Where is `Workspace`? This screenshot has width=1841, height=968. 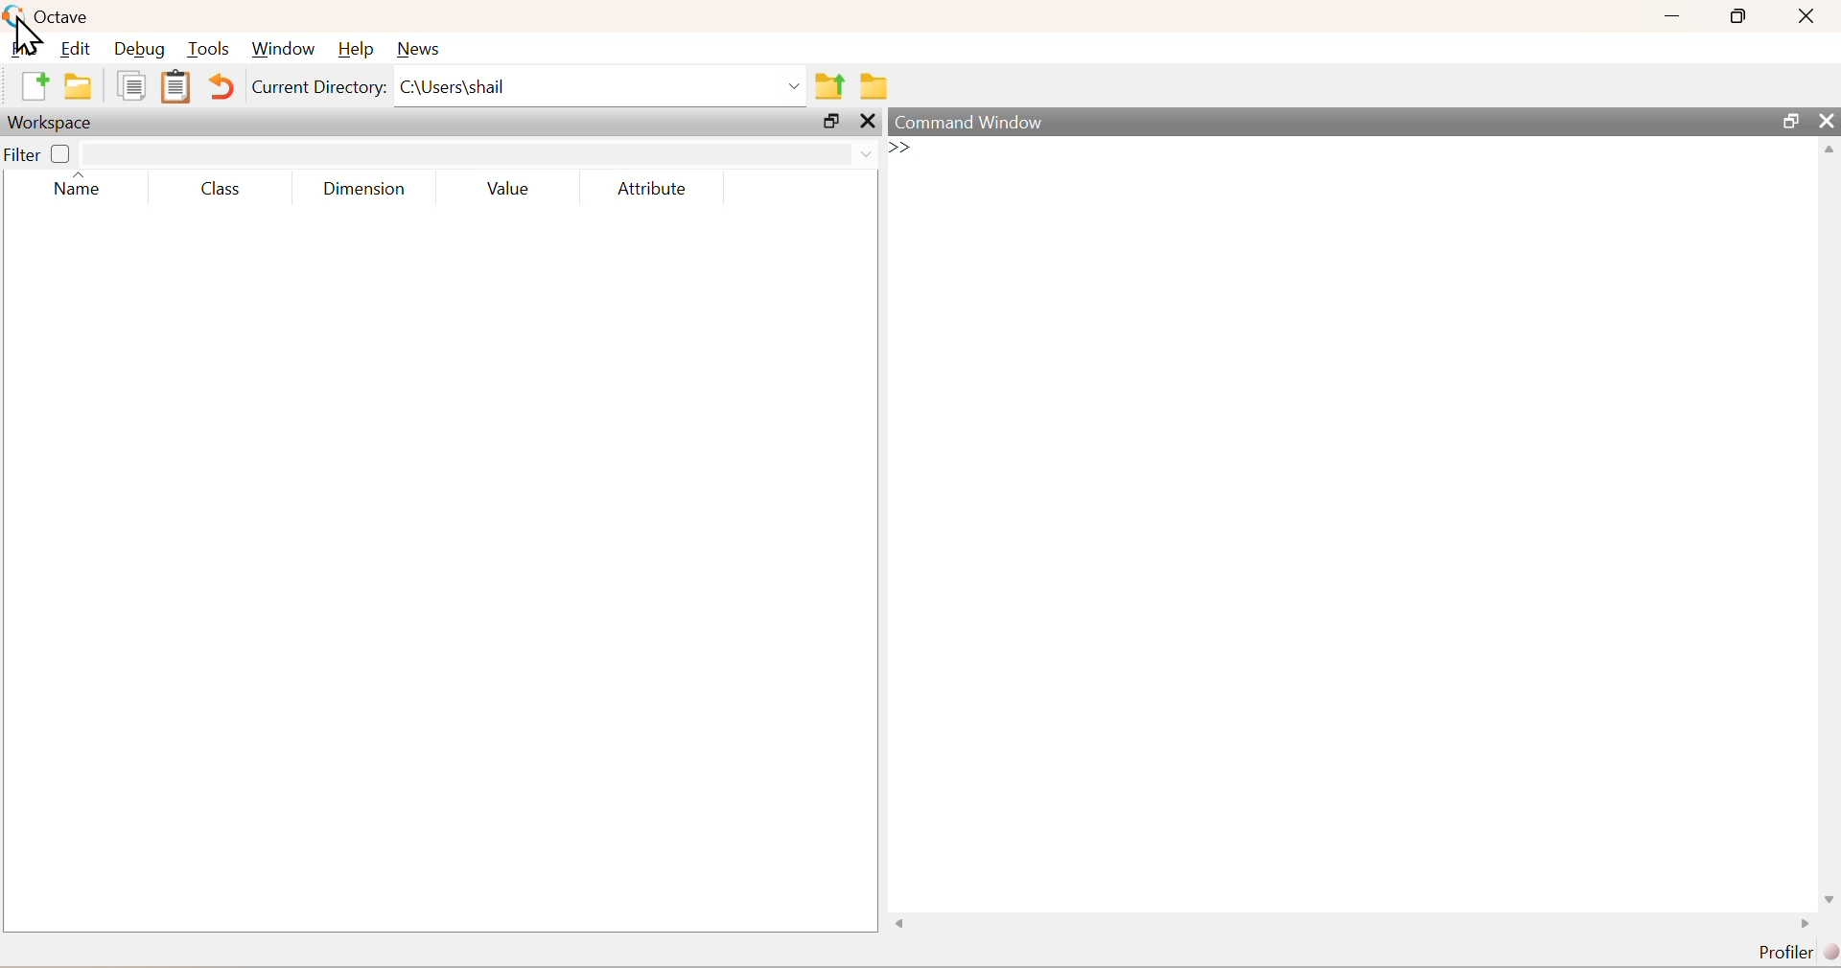
Workspace is located at coordinates (50, 123).